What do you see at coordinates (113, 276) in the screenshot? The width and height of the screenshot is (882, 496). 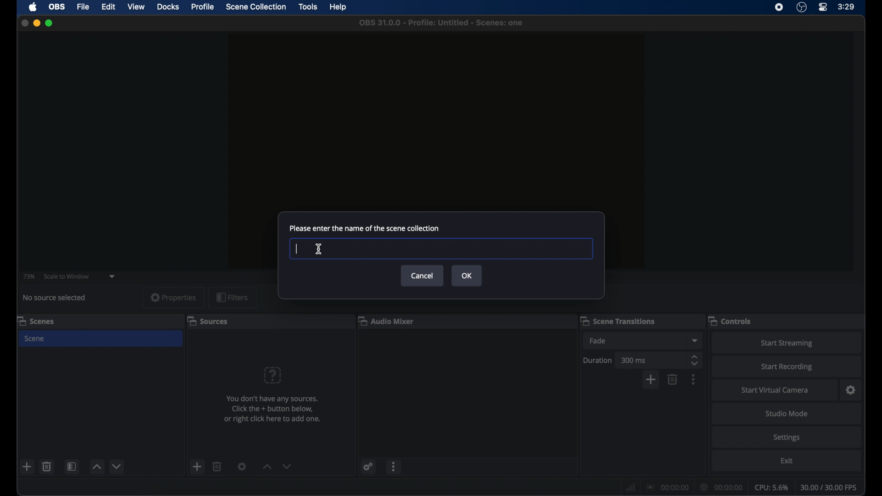 I see `dropdown` at bounding box center [113, 276].